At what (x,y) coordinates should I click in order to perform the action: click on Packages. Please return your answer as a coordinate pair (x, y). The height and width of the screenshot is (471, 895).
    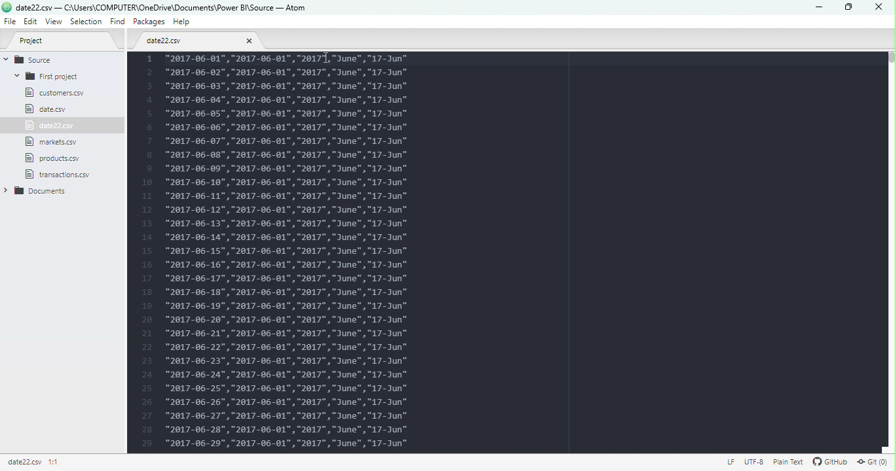
    Looking at the image, I should click on (151, 22).